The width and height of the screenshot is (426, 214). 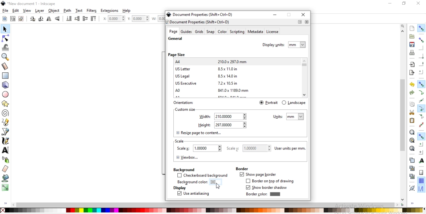 I want to click on minimize, so click(x=389, y=3).